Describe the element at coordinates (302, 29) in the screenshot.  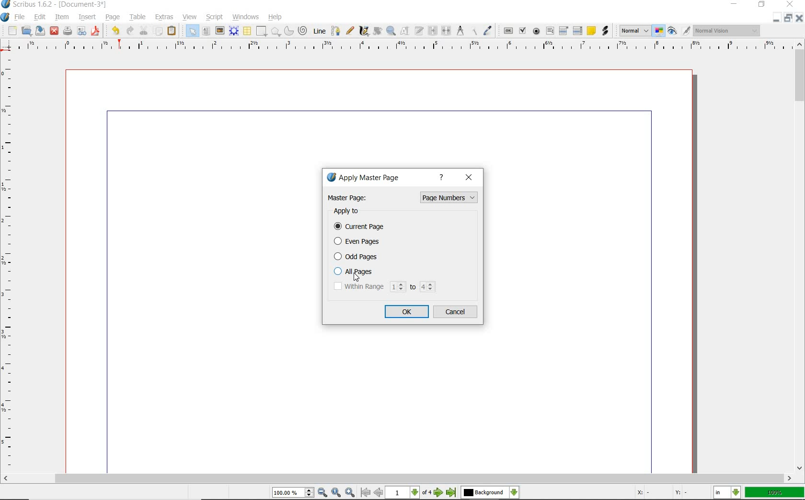
I see `spiral` at that location.